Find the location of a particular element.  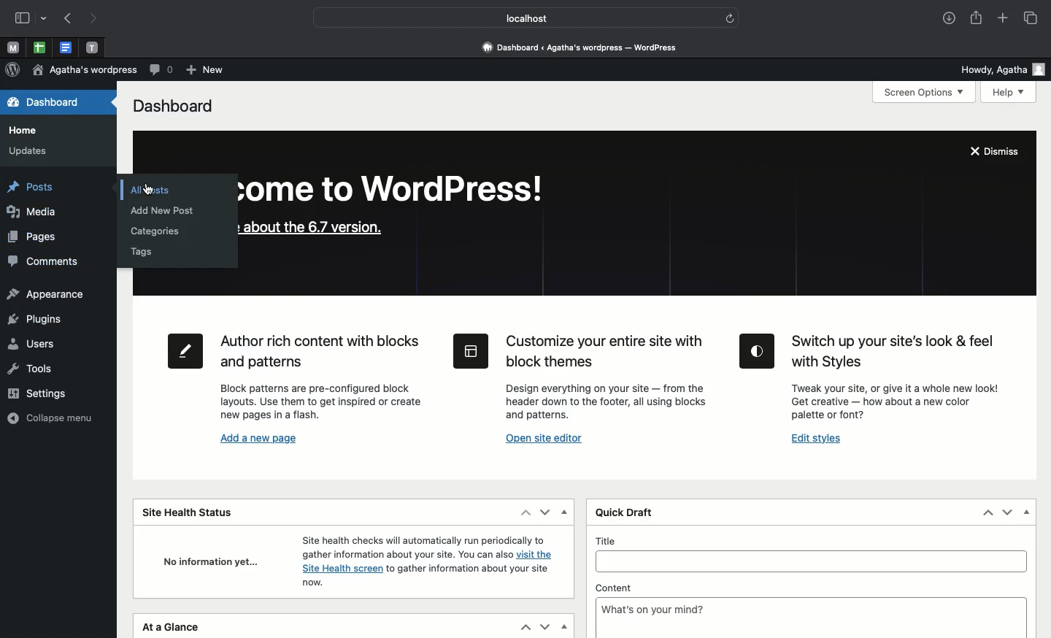

Users is located at coordinates (32, 343).